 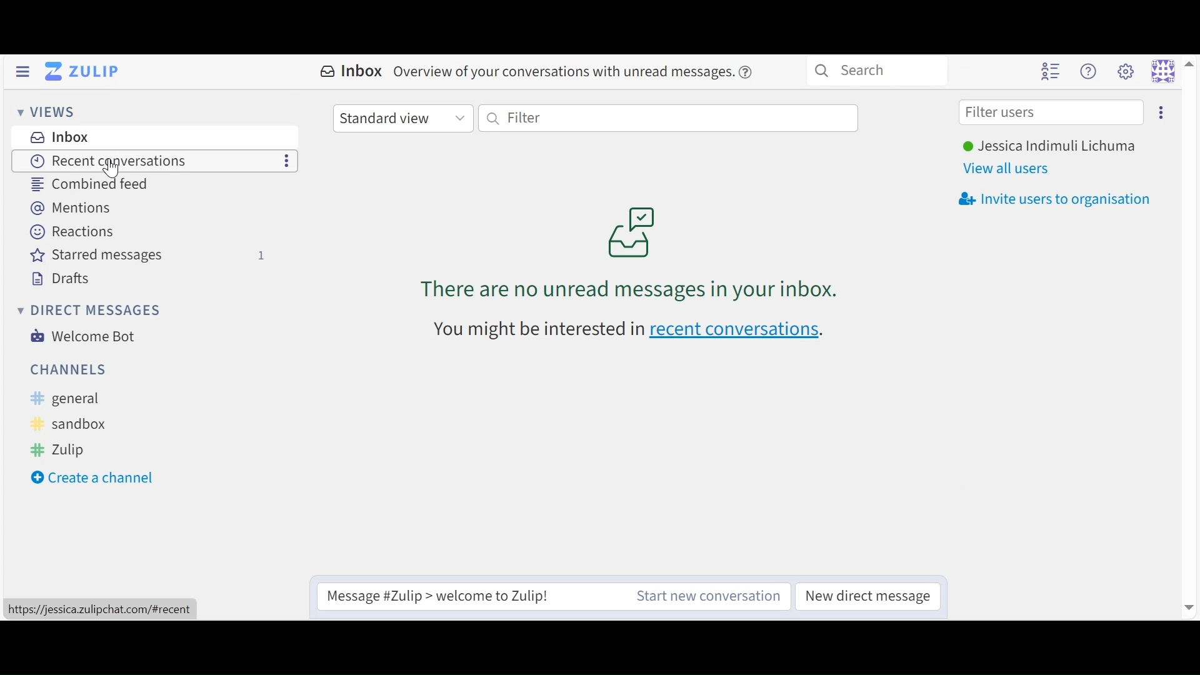 What do you see at coordinates (61, 451) in the screenshot?
I see `Zulip` at bounding box center [61, 451].